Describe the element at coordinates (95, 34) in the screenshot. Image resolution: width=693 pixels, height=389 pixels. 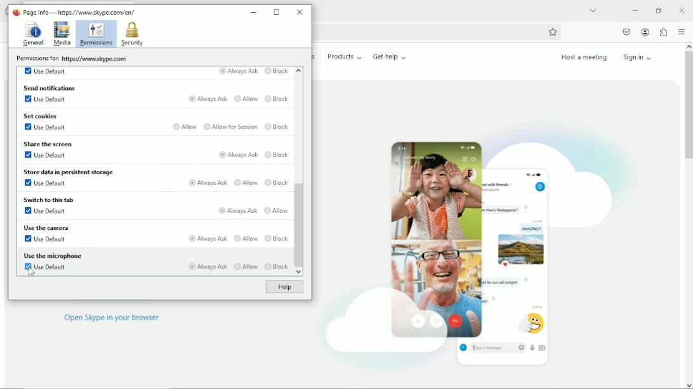
I see `Permissions` at that location.